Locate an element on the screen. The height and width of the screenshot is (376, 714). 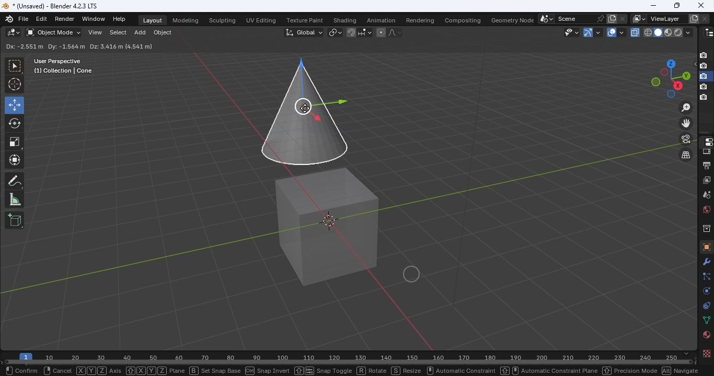
Snap is located at coordinates (351, 32).